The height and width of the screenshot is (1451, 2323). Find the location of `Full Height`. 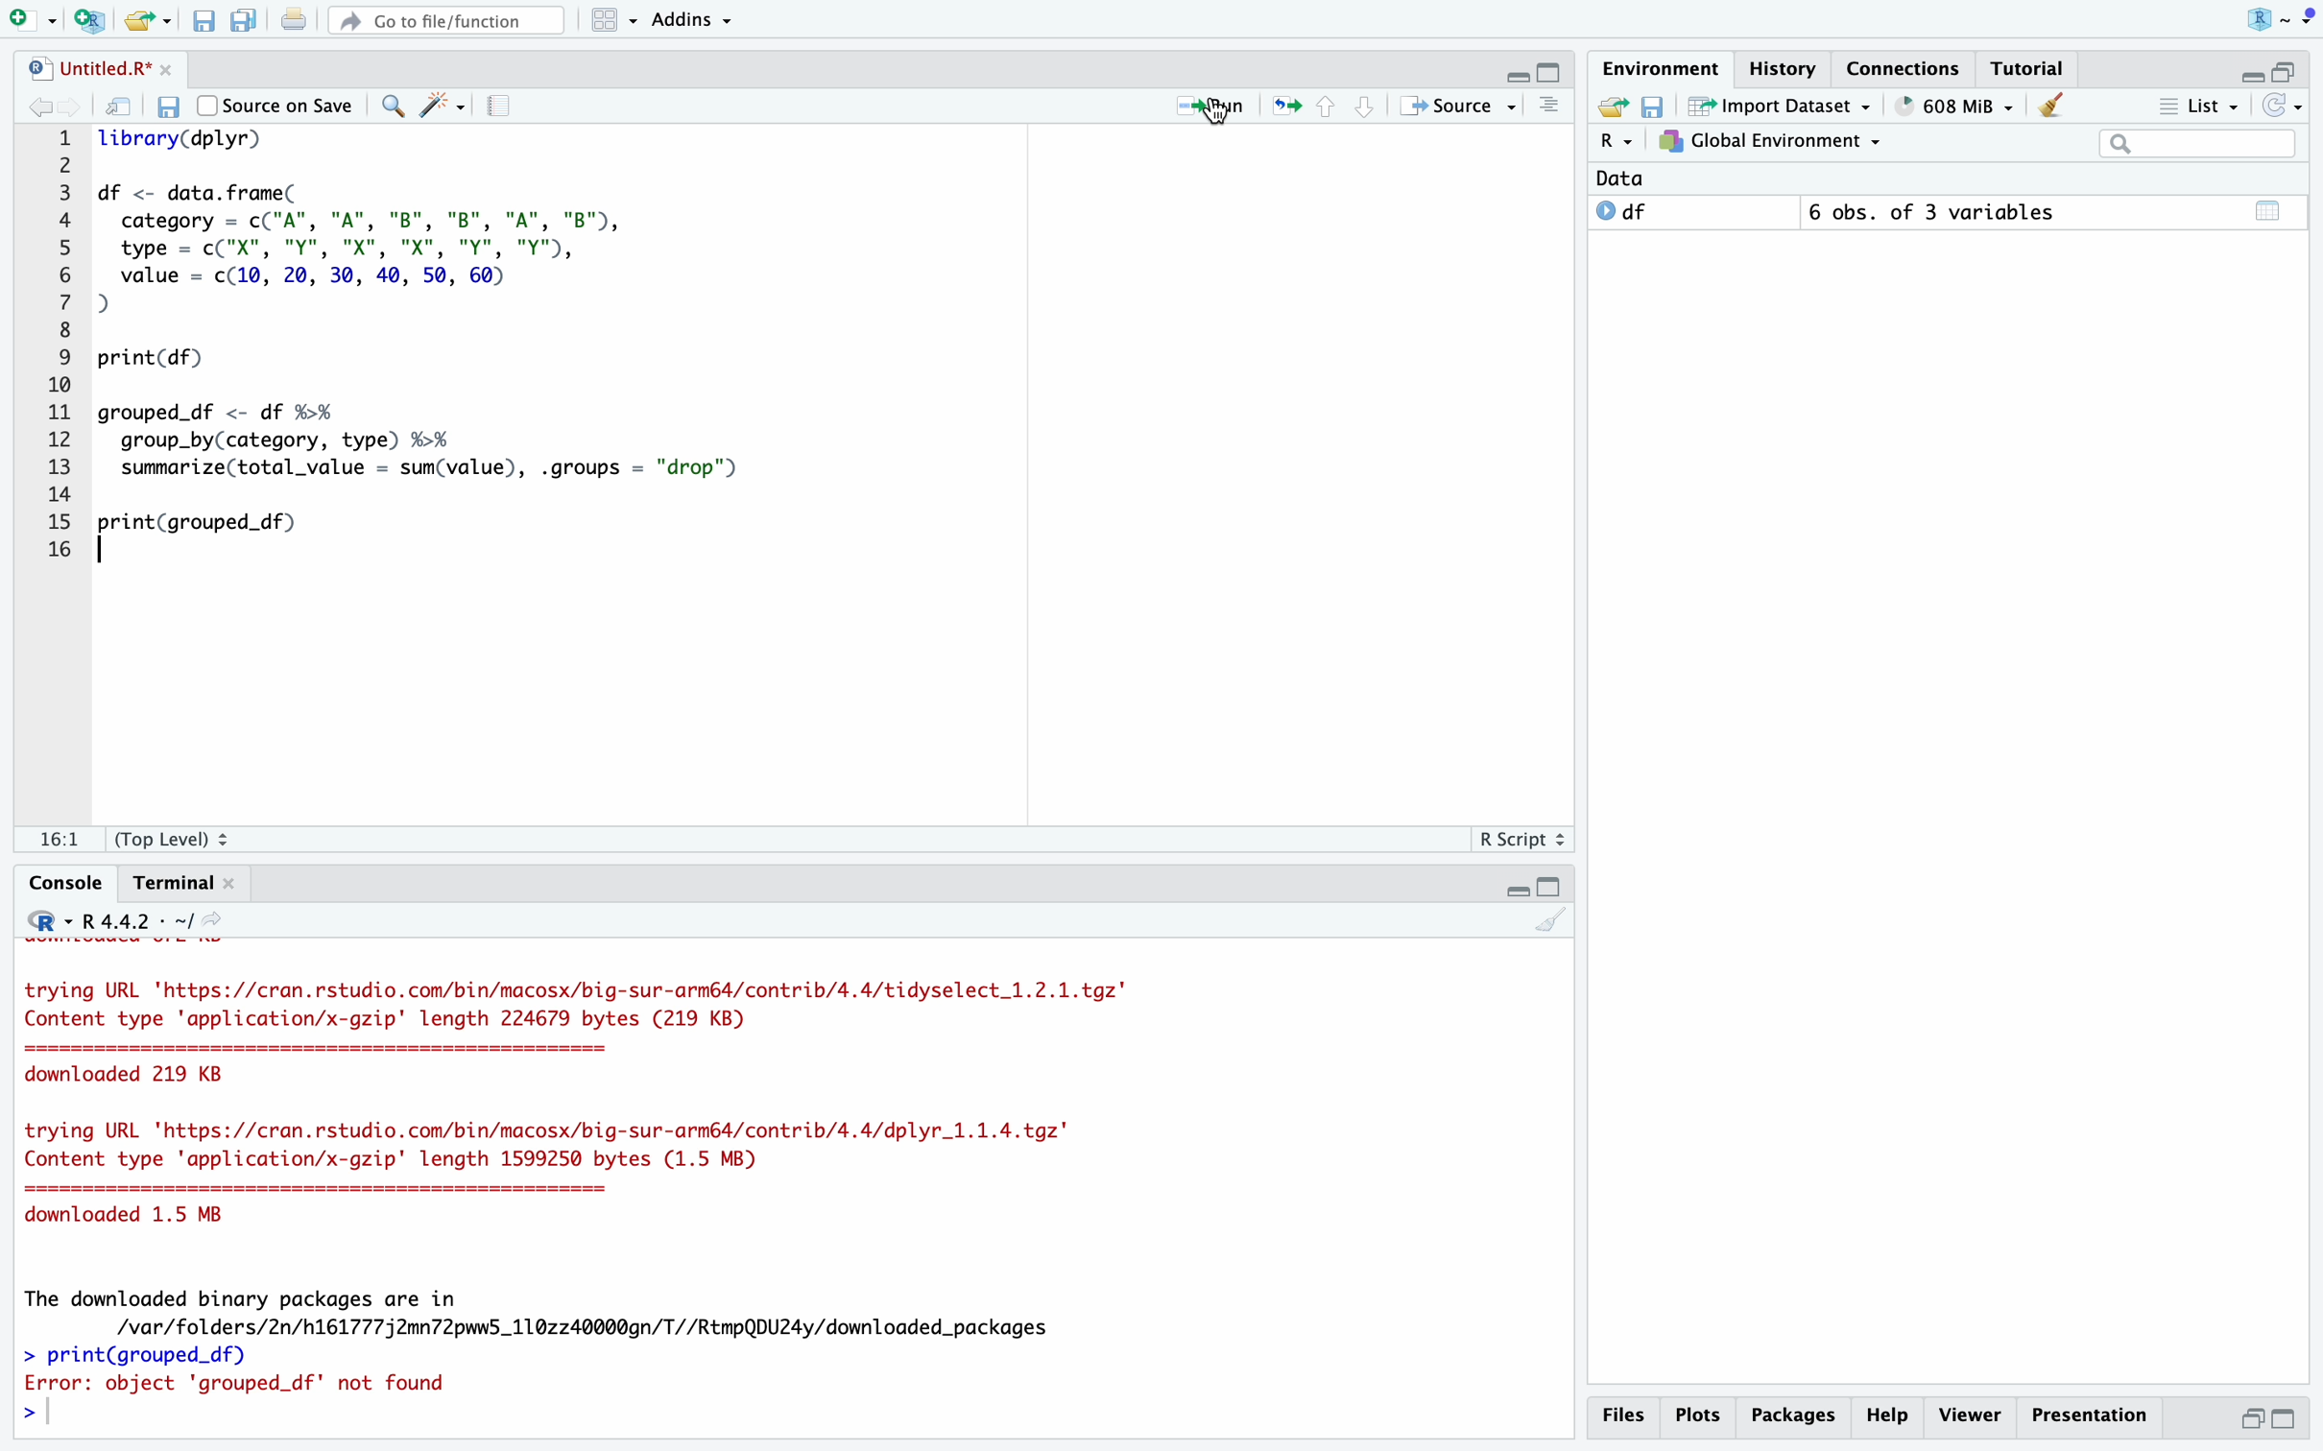

Full Height is located at coordinates (2287, 1420).